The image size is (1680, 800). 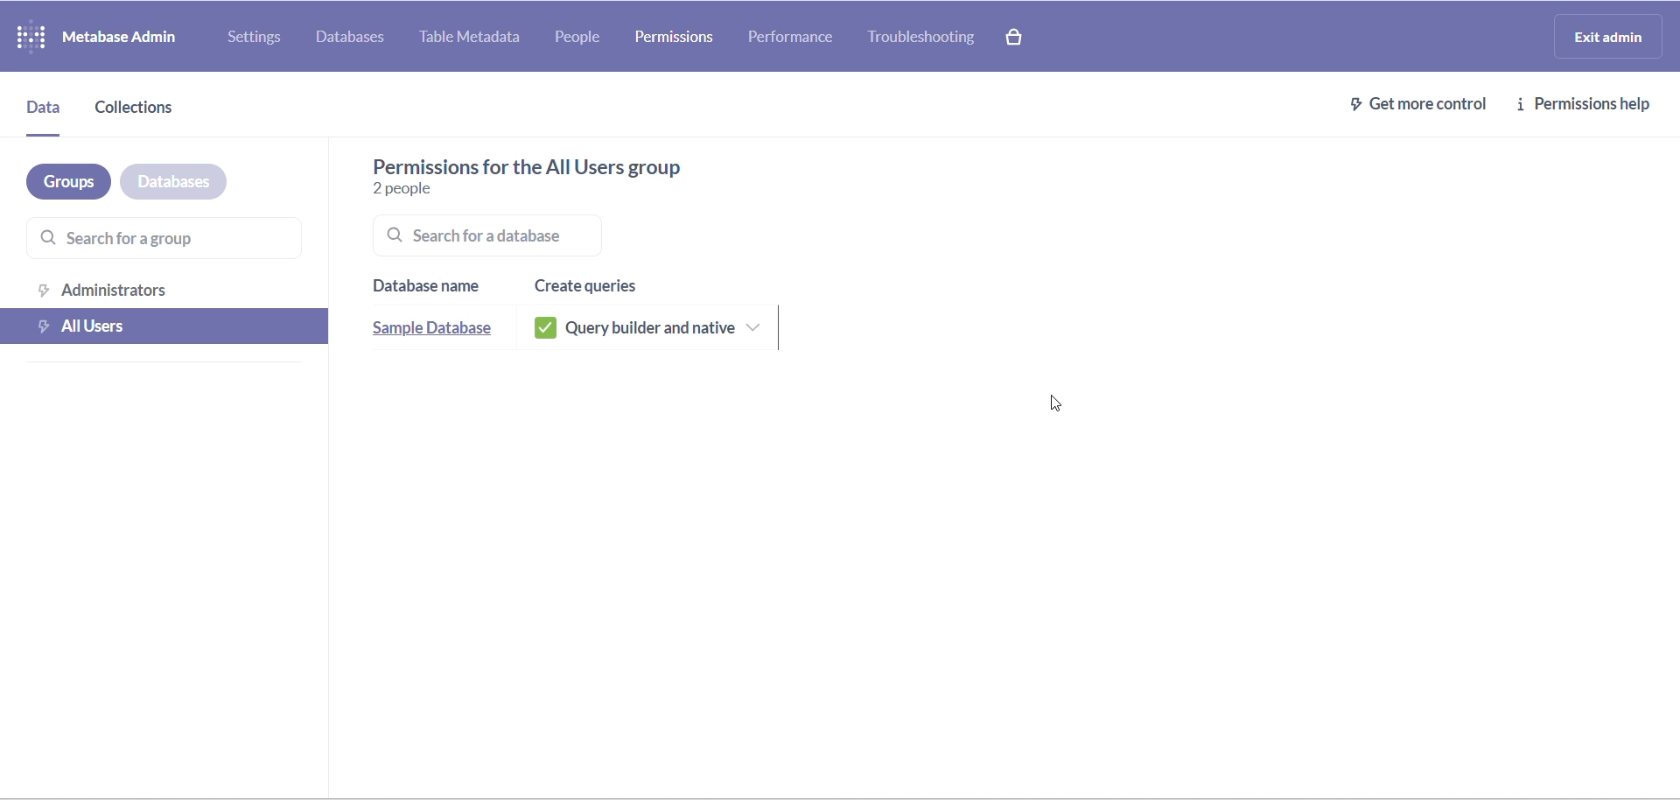 I want to click on groups, so click(x=65, y=179).